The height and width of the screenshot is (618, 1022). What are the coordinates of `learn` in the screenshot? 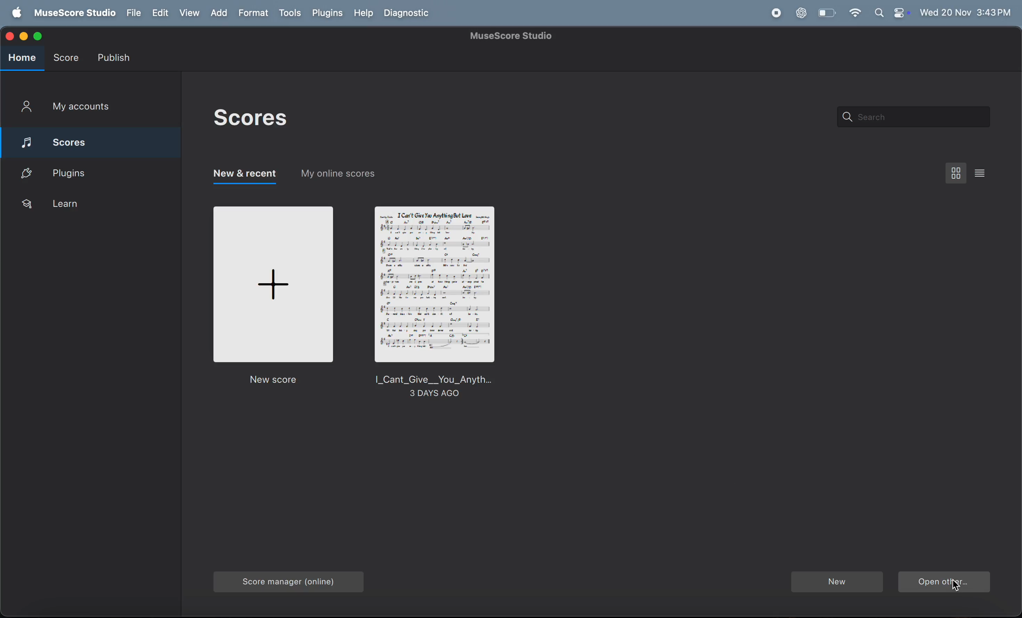 It's located at (85, 207).